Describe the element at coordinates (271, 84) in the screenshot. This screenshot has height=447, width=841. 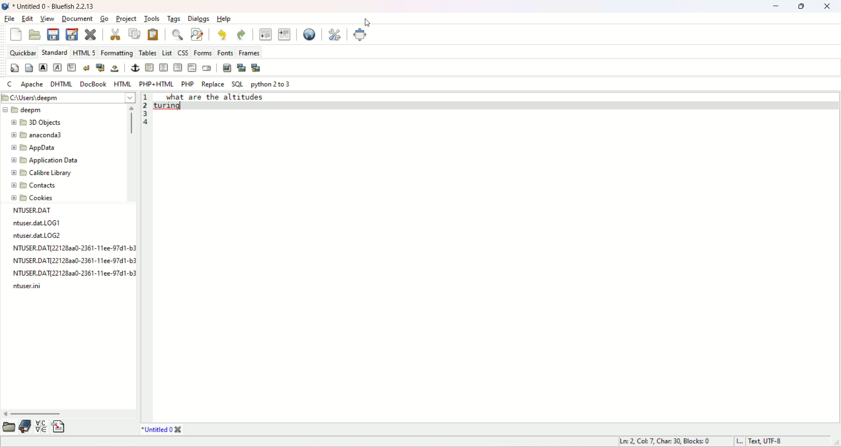
I see `python 2 to 3` at that location.